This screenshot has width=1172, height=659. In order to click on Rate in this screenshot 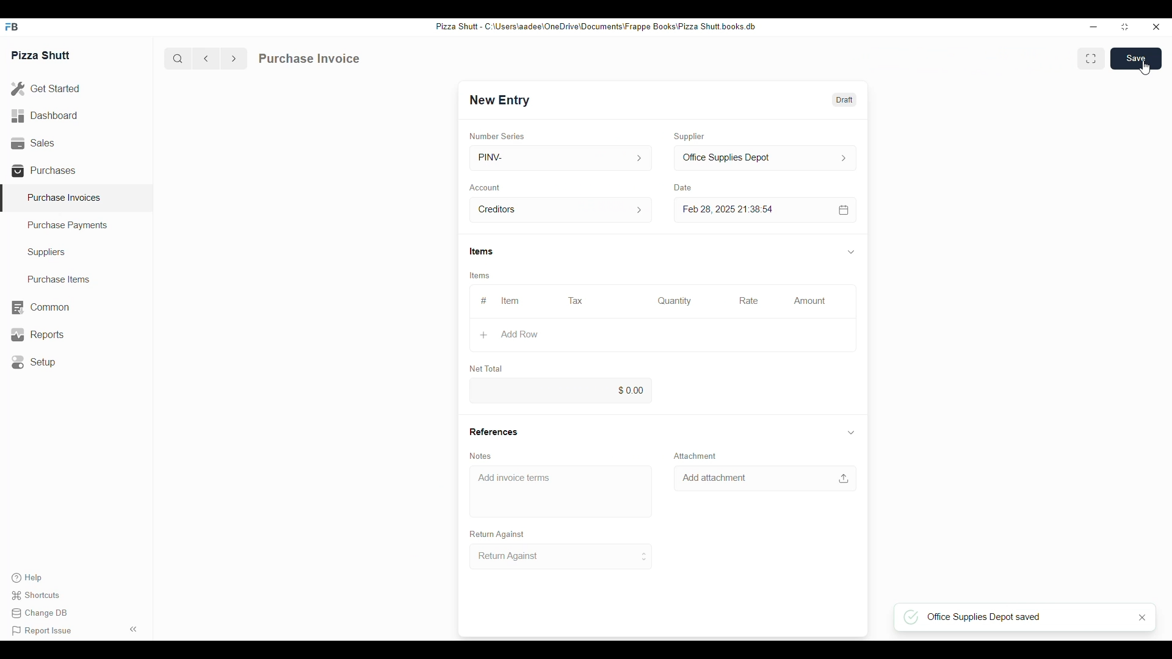, I will do `click(748, 300)`.